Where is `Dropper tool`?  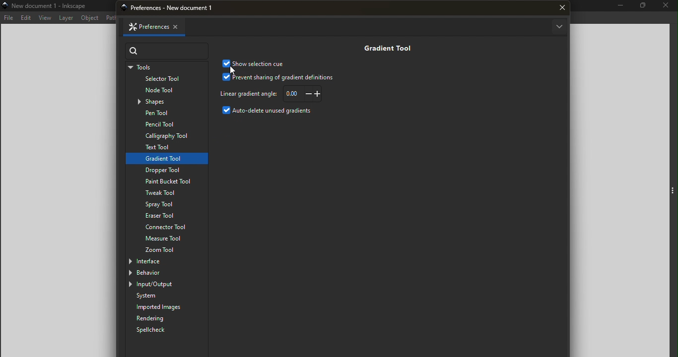
Dropper tool is located at coordinates (167, 170).